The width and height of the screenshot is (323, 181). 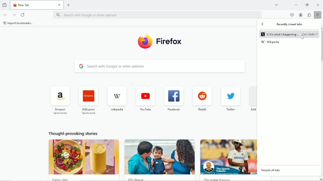 I want to click on image, so click(x=83, y=157).